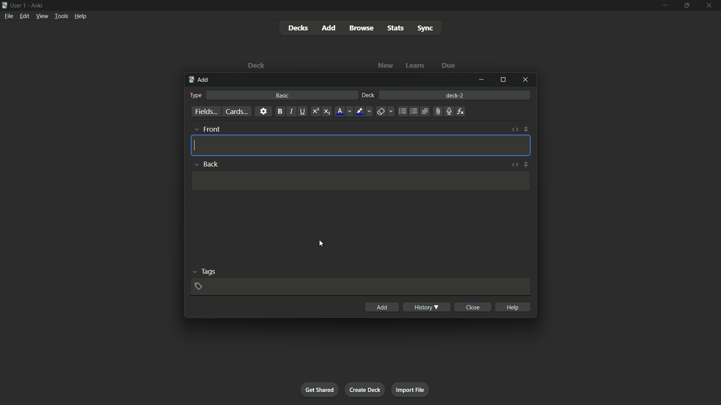 This screenshot has width=721, height=405. Describe the element at coordinates (237, 111) in the screenshot. I see `cards` at that location.